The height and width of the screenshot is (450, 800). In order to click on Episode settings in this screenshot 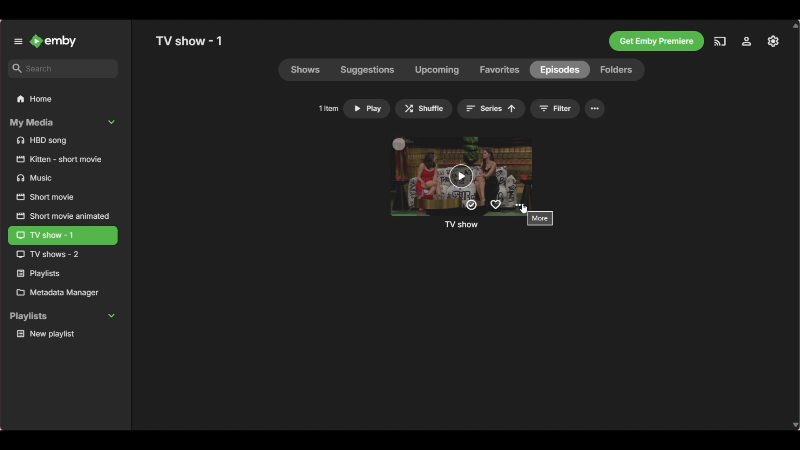, I will do `click(519, 205)`.